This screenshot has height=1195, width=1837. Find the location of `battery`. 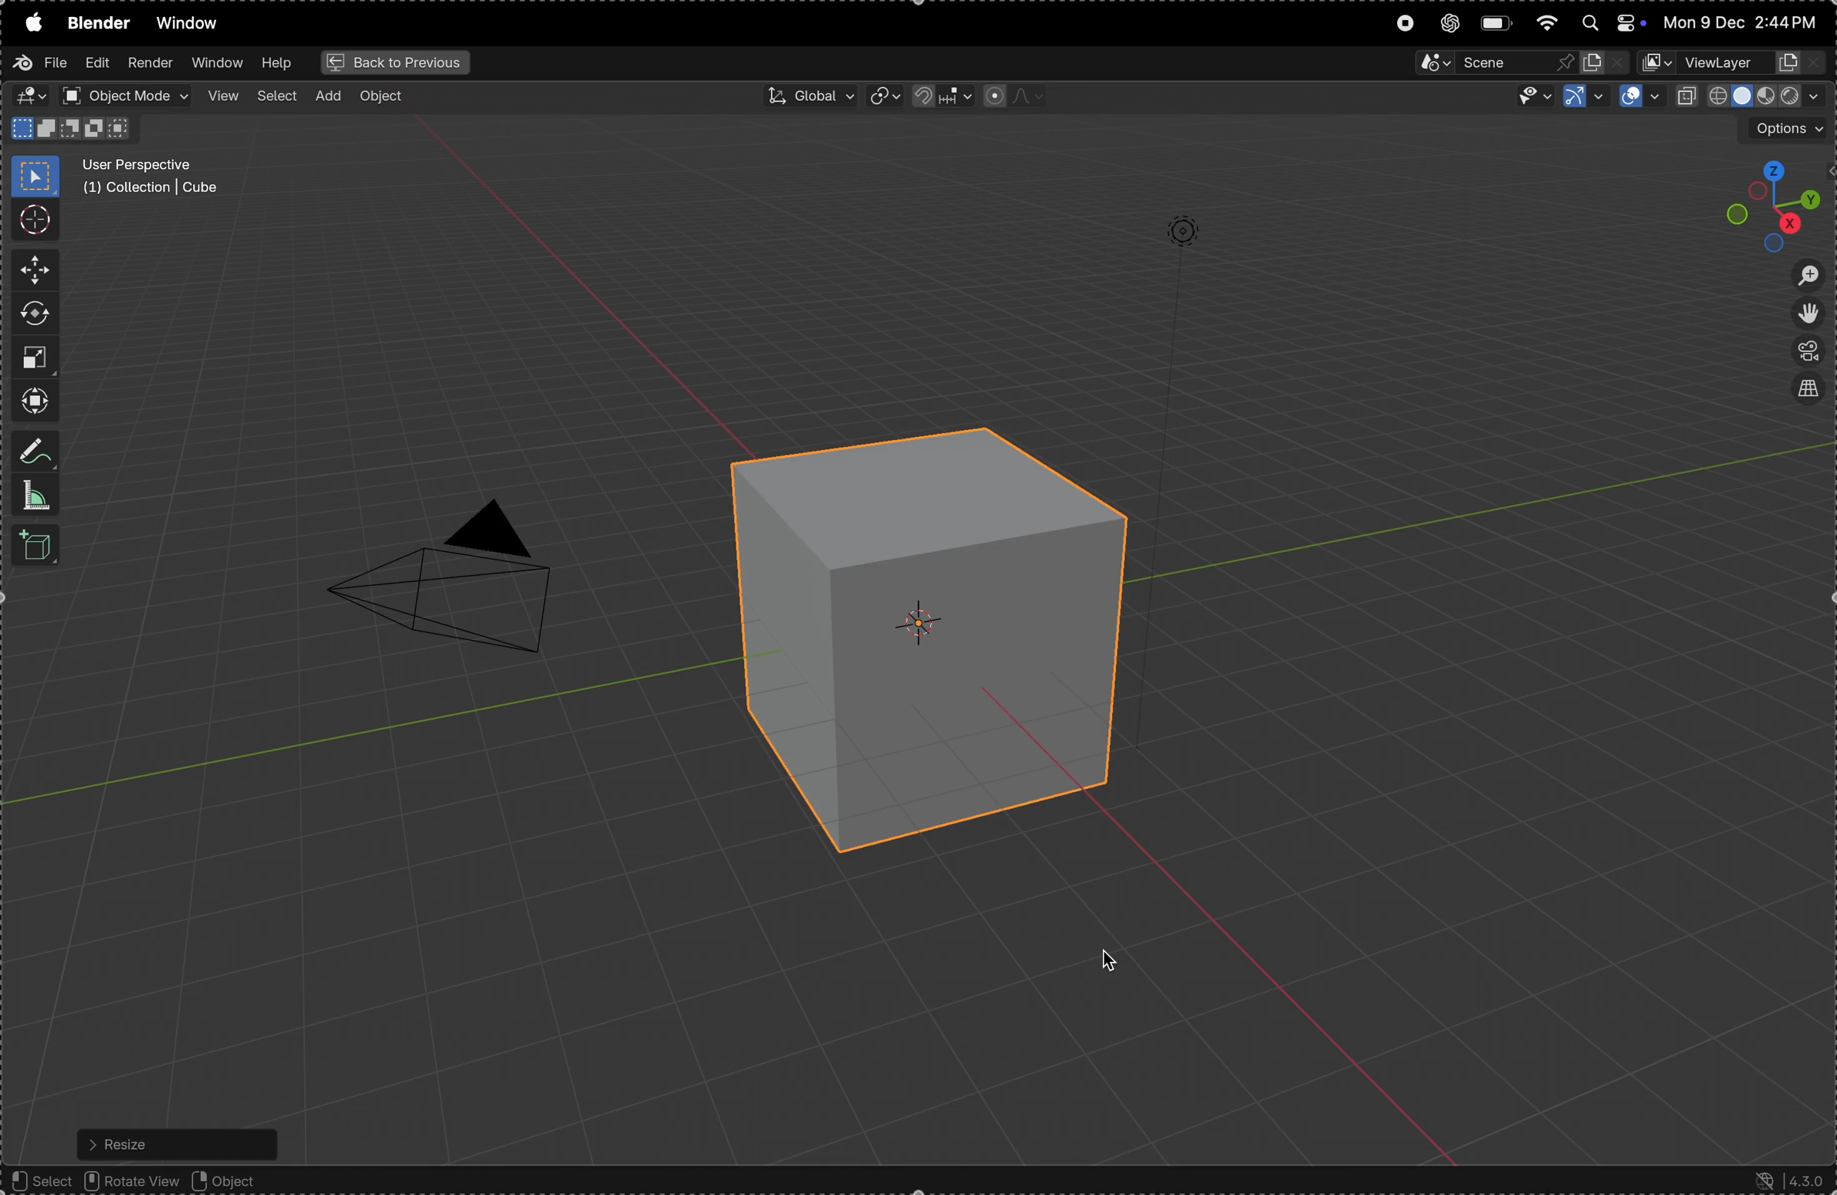

battery is located at coordinates (1497, 24).